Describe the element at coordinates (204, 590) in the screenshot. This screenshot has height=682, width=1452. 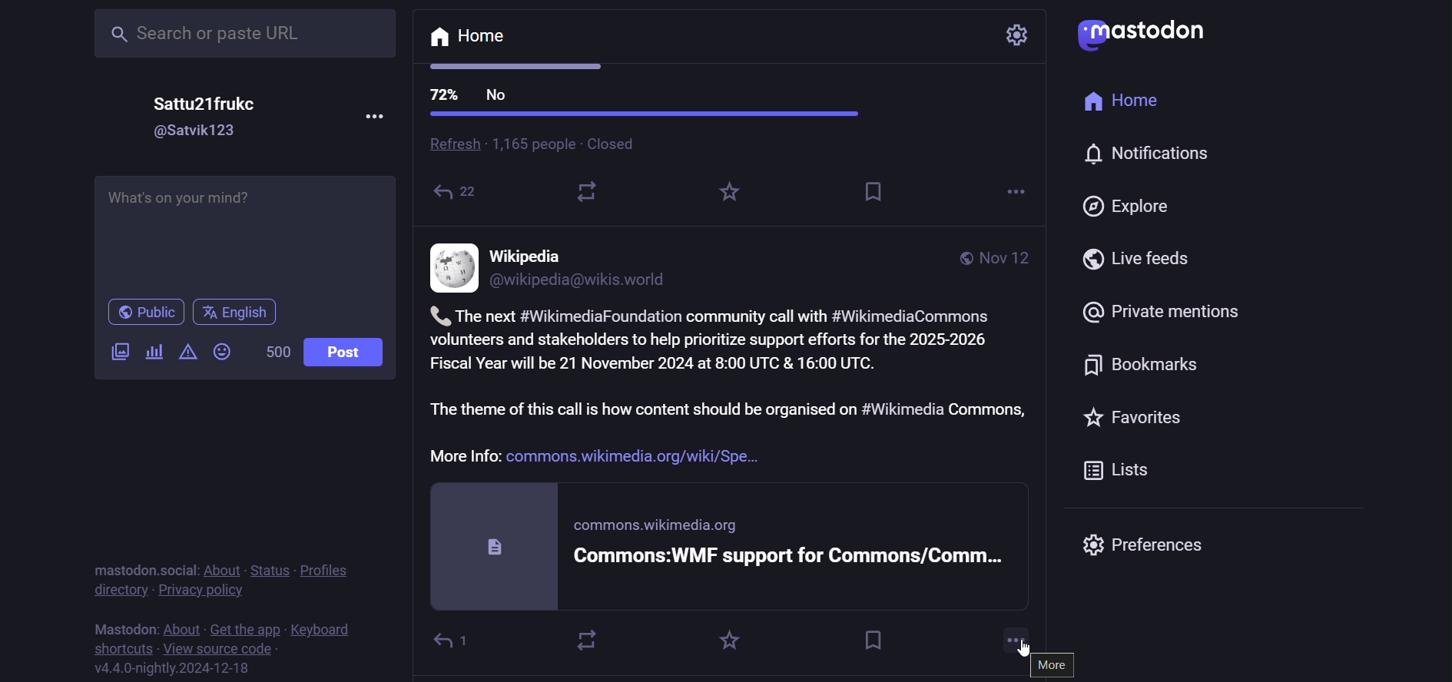
I see `privacy policy` at that location.